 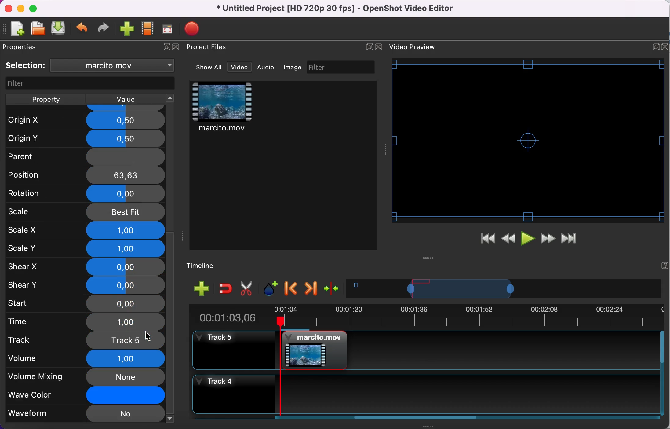 I want to click on properties, so click(x=23, y=47).